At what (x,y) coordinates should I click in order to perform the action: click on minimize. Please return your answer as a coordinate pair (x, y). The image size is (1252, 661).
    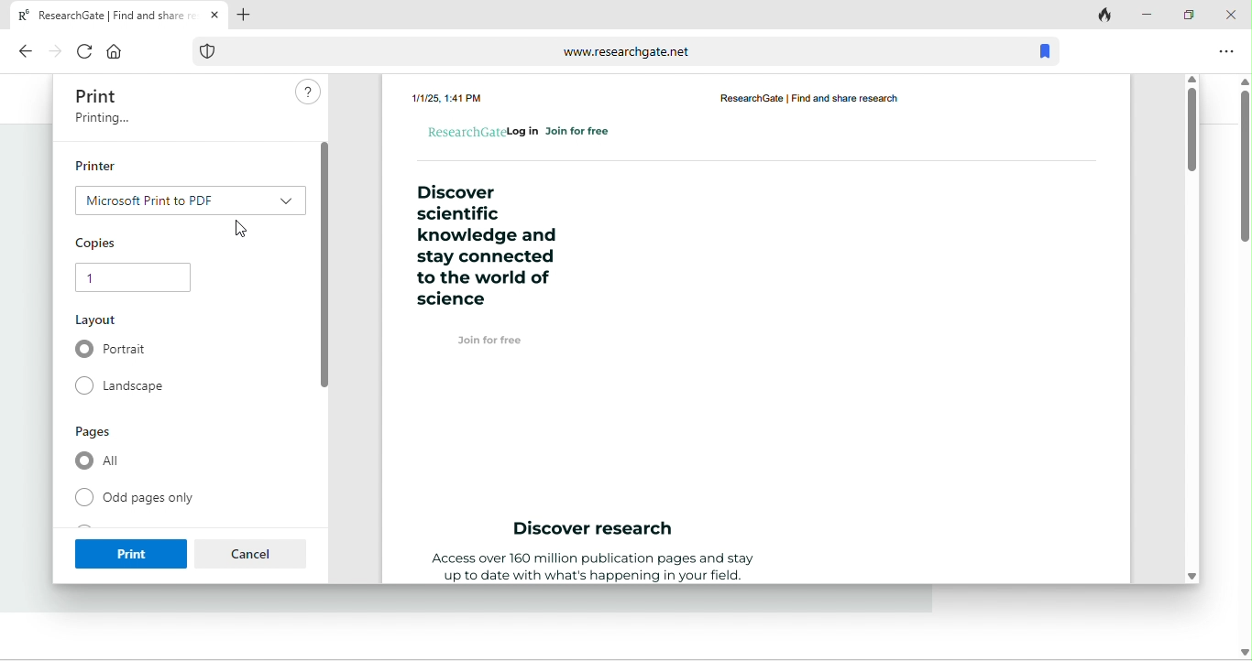
    Looking at the image, I should click on (1146, 14).